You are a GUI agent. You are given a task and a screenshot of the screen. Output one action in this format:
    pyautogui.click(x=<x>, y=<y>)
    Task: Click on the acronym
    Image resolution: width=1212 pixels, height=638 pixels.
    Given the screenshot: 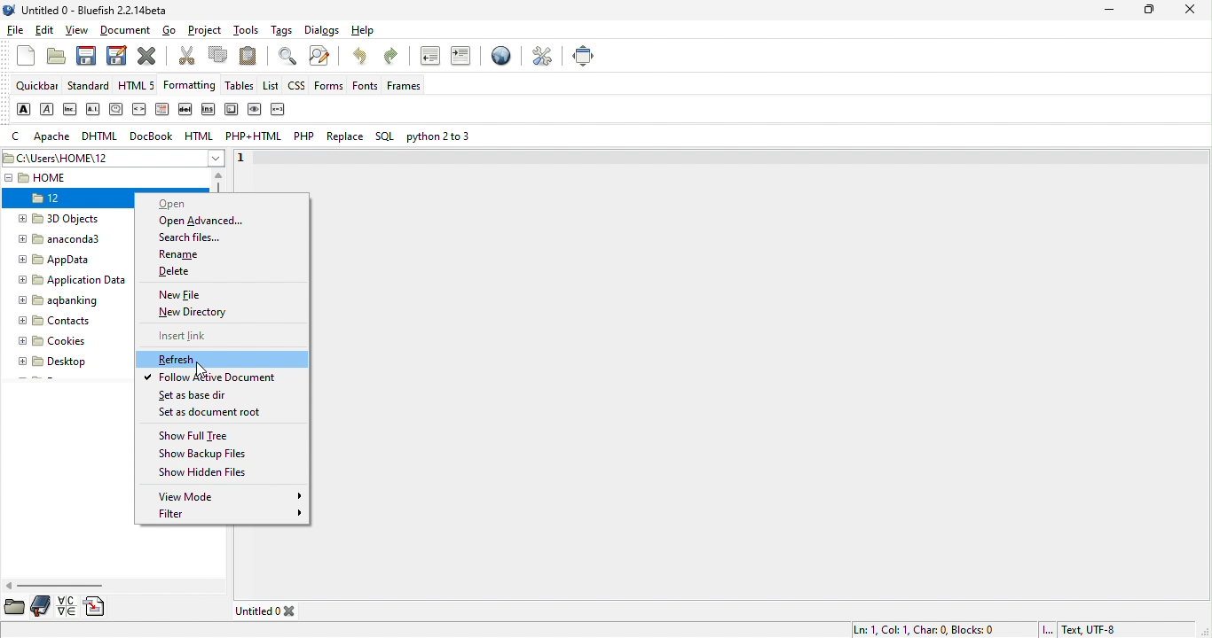 What is the action you would take?
    pyautogui.click(x=93, y=111)
    